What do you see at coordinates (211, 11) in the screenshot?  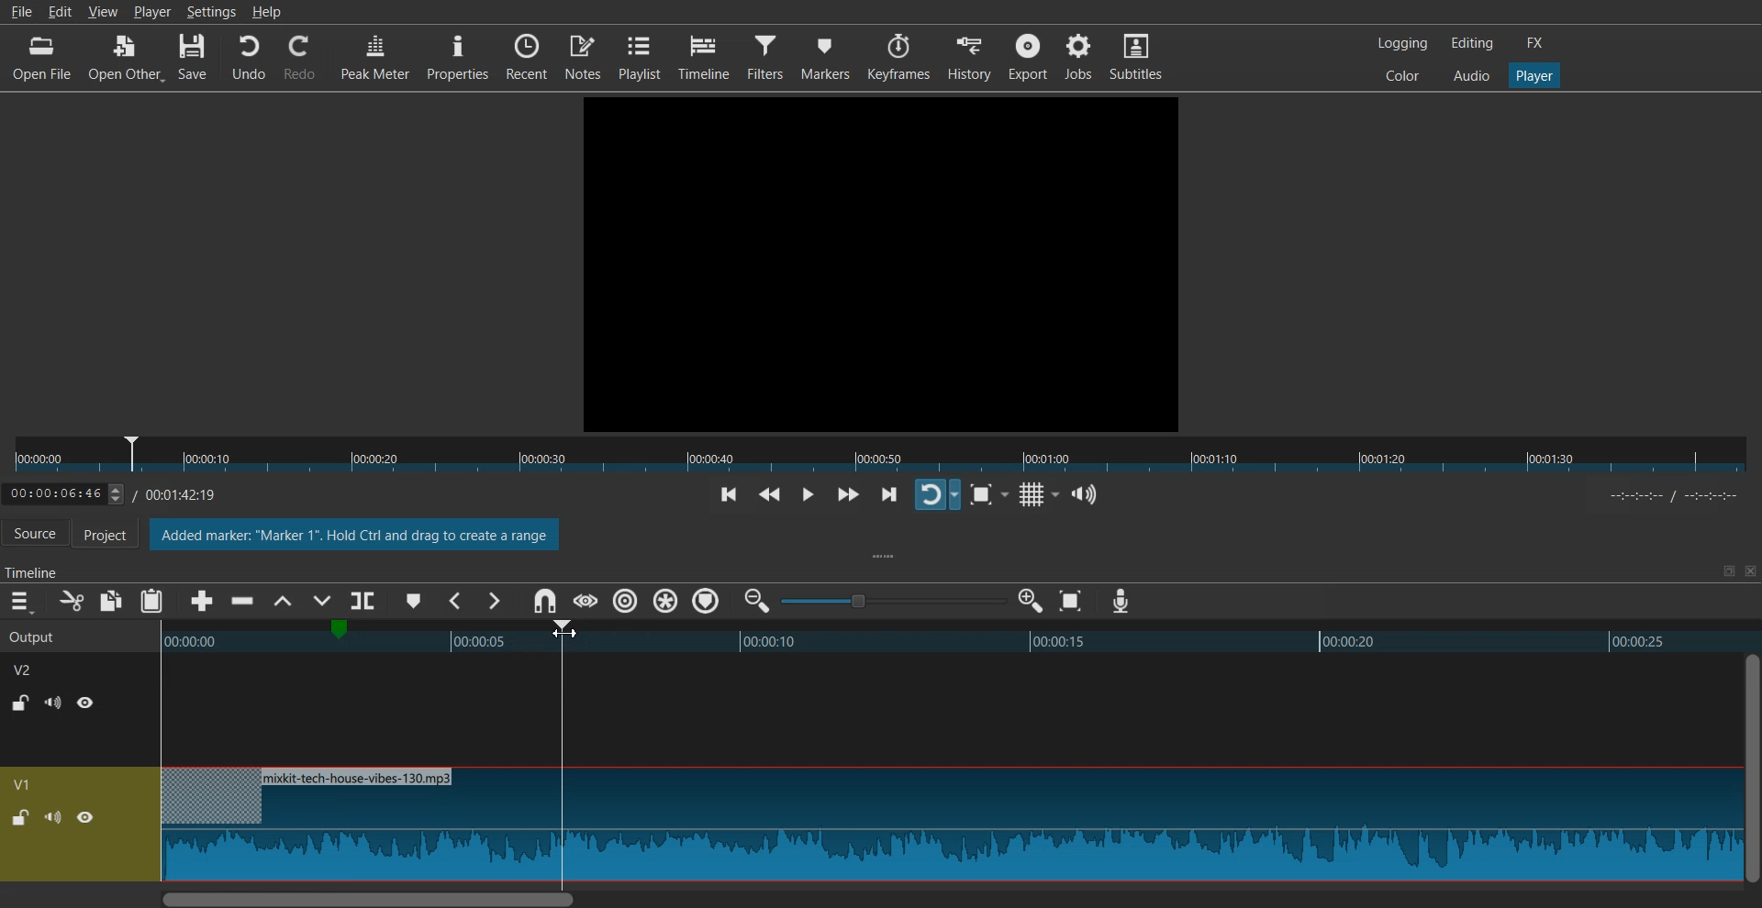 I see `Settings` at bounding box center [211, 11].